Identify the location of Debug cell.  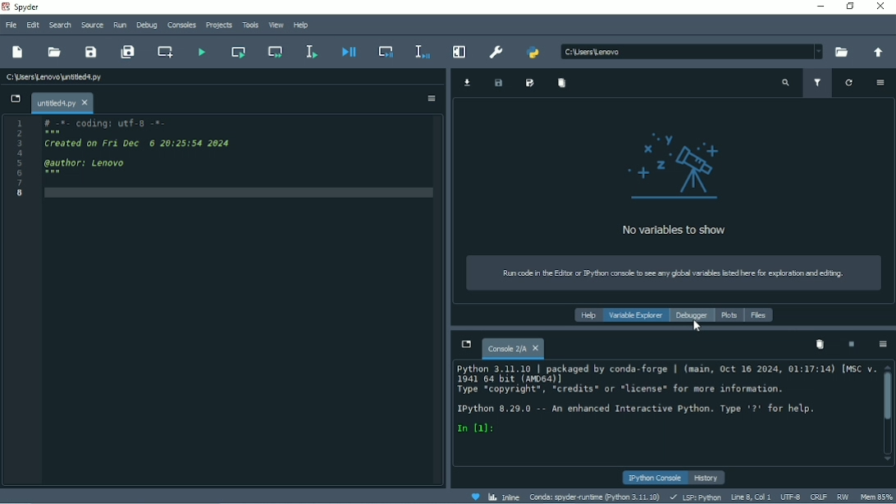
(385, 52).